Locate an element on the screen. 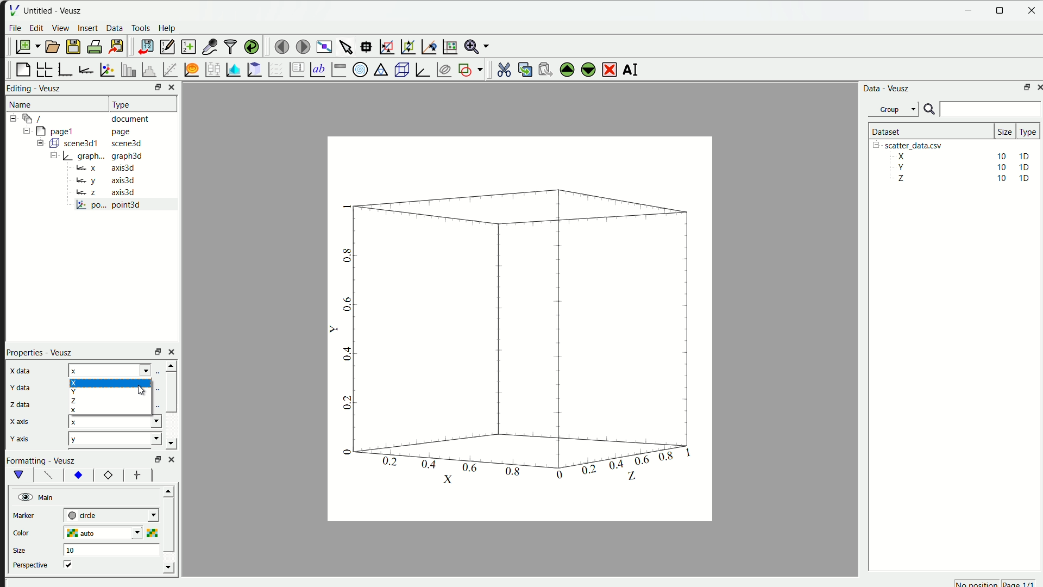 This screenshot has height=587, width=1043. search icon is located at coordinates (929, 109).